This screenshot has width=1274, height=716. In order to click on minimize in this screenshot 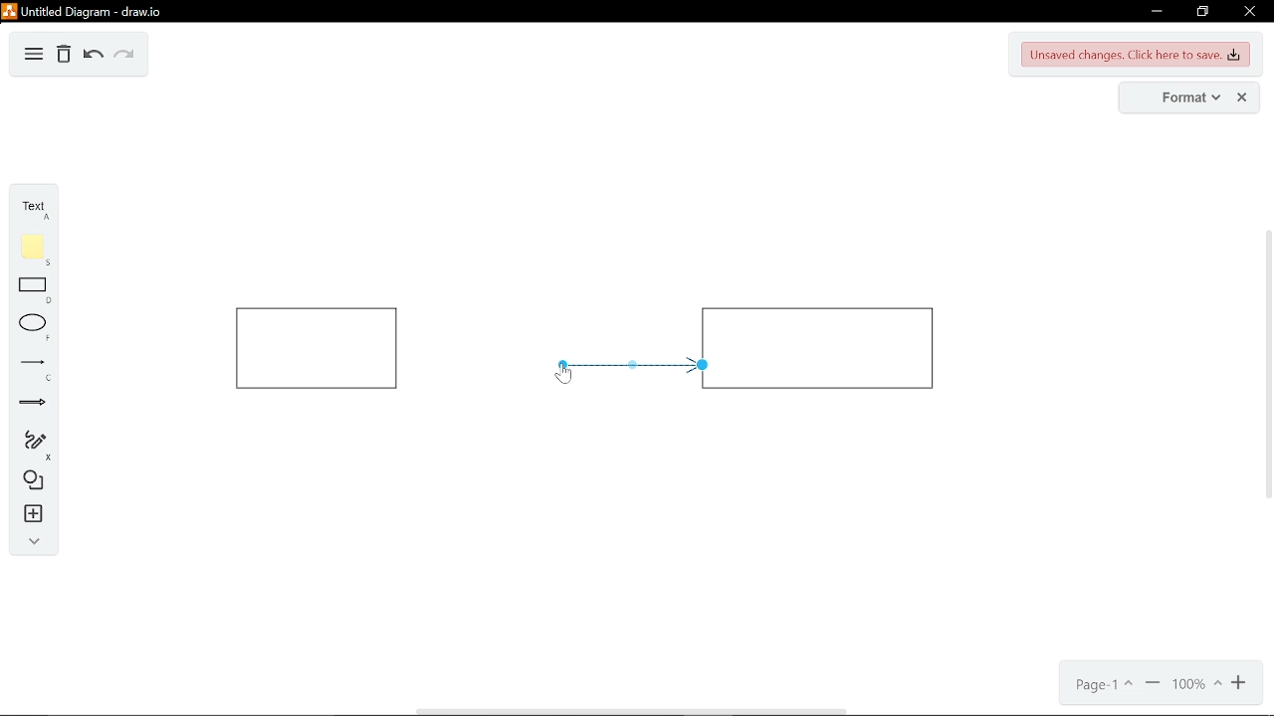, I will do `click(1160, 11)`.